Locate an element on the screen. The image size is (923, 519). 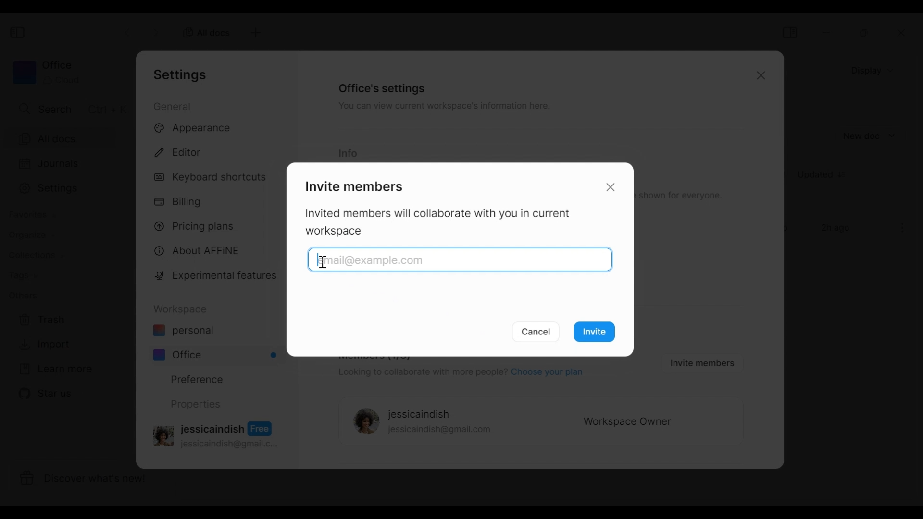
Profile is located at coordinates (363, 422).